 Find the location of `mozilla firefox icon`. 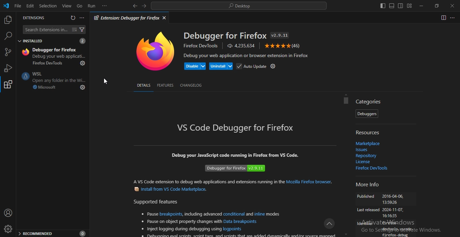

mozilla firefox icon is located at coordinates (155, 52).